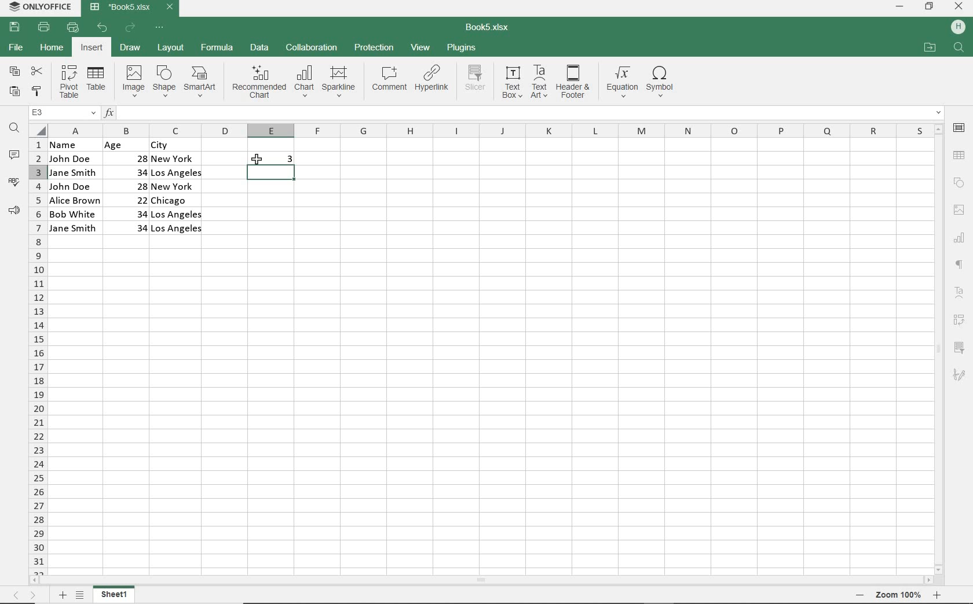 The image size is (973, 604). Describe the element at coordinates (258, 160) in the screenshot. I see `CURSOR` at that location.